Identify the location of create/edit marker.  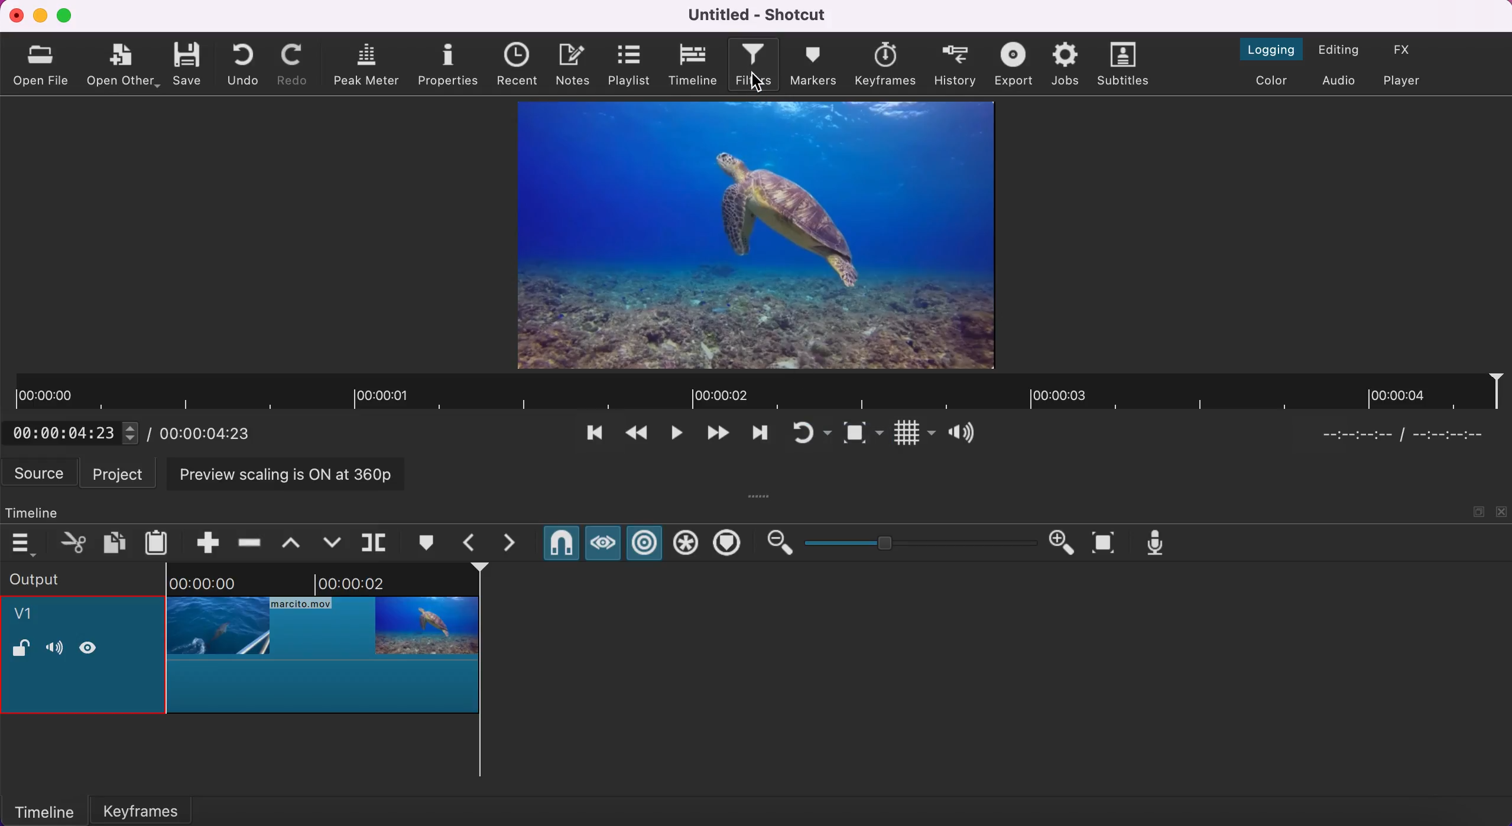
(430, 543).